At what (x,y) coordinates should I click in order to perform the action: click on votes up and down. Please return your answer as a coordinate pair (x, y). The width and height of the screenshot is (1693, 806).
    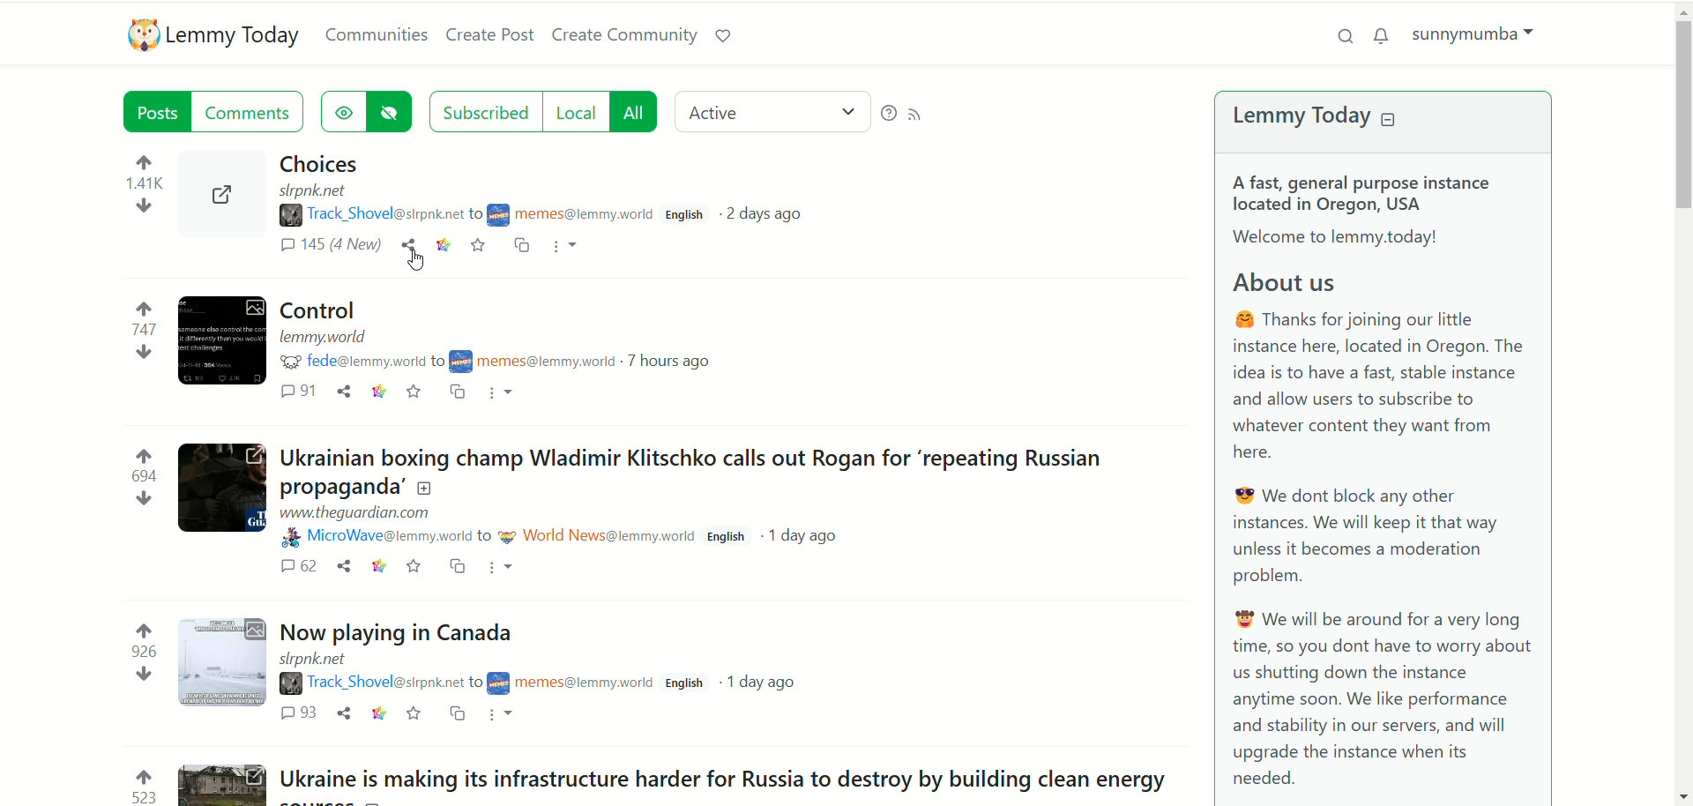
    Looking at the image, I should click on (138, 327).